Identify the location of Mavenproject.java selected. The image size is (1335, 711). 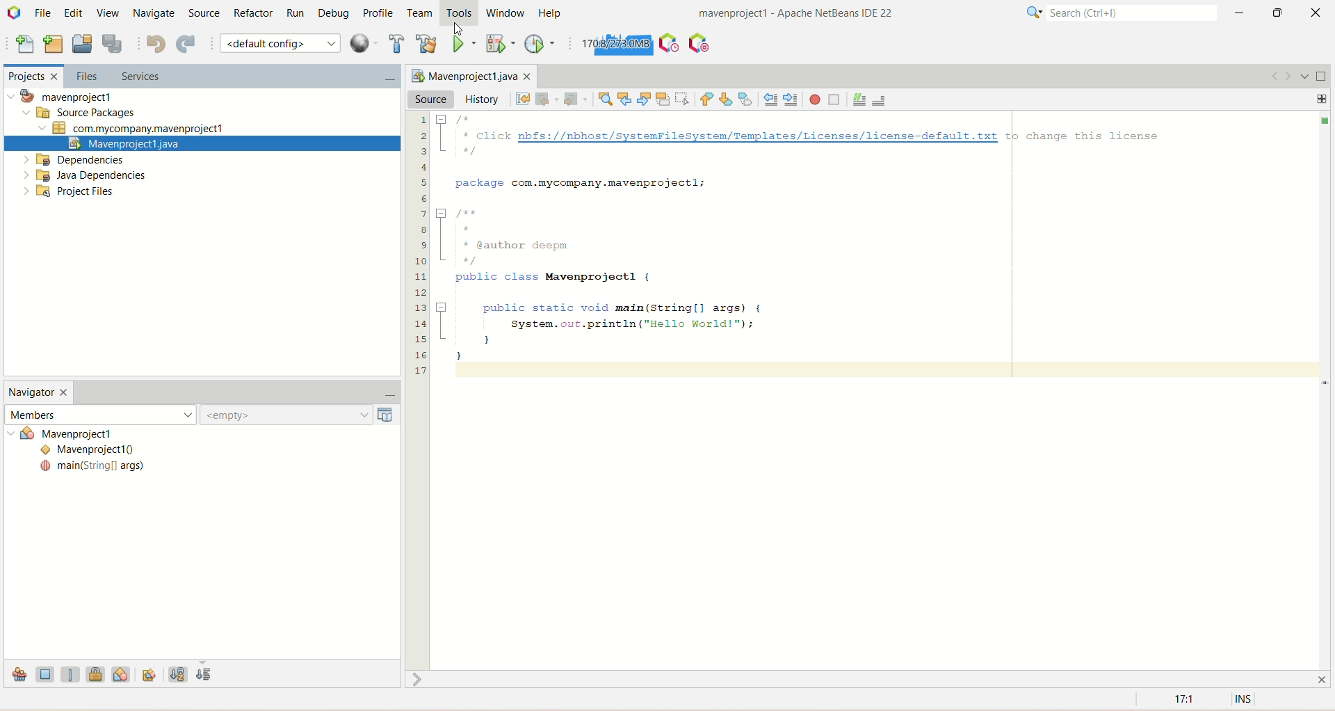
(203, 144).